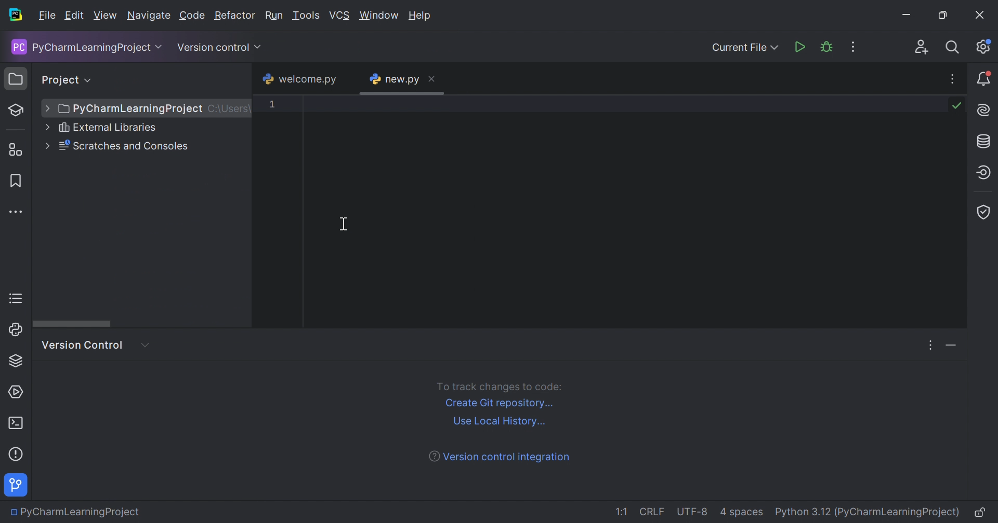 This screenshot has height=523, width=998. What do you see at coordinates (742, 512) in the screenshot?
I see `4 spaces` at bounding box center [742, 512].